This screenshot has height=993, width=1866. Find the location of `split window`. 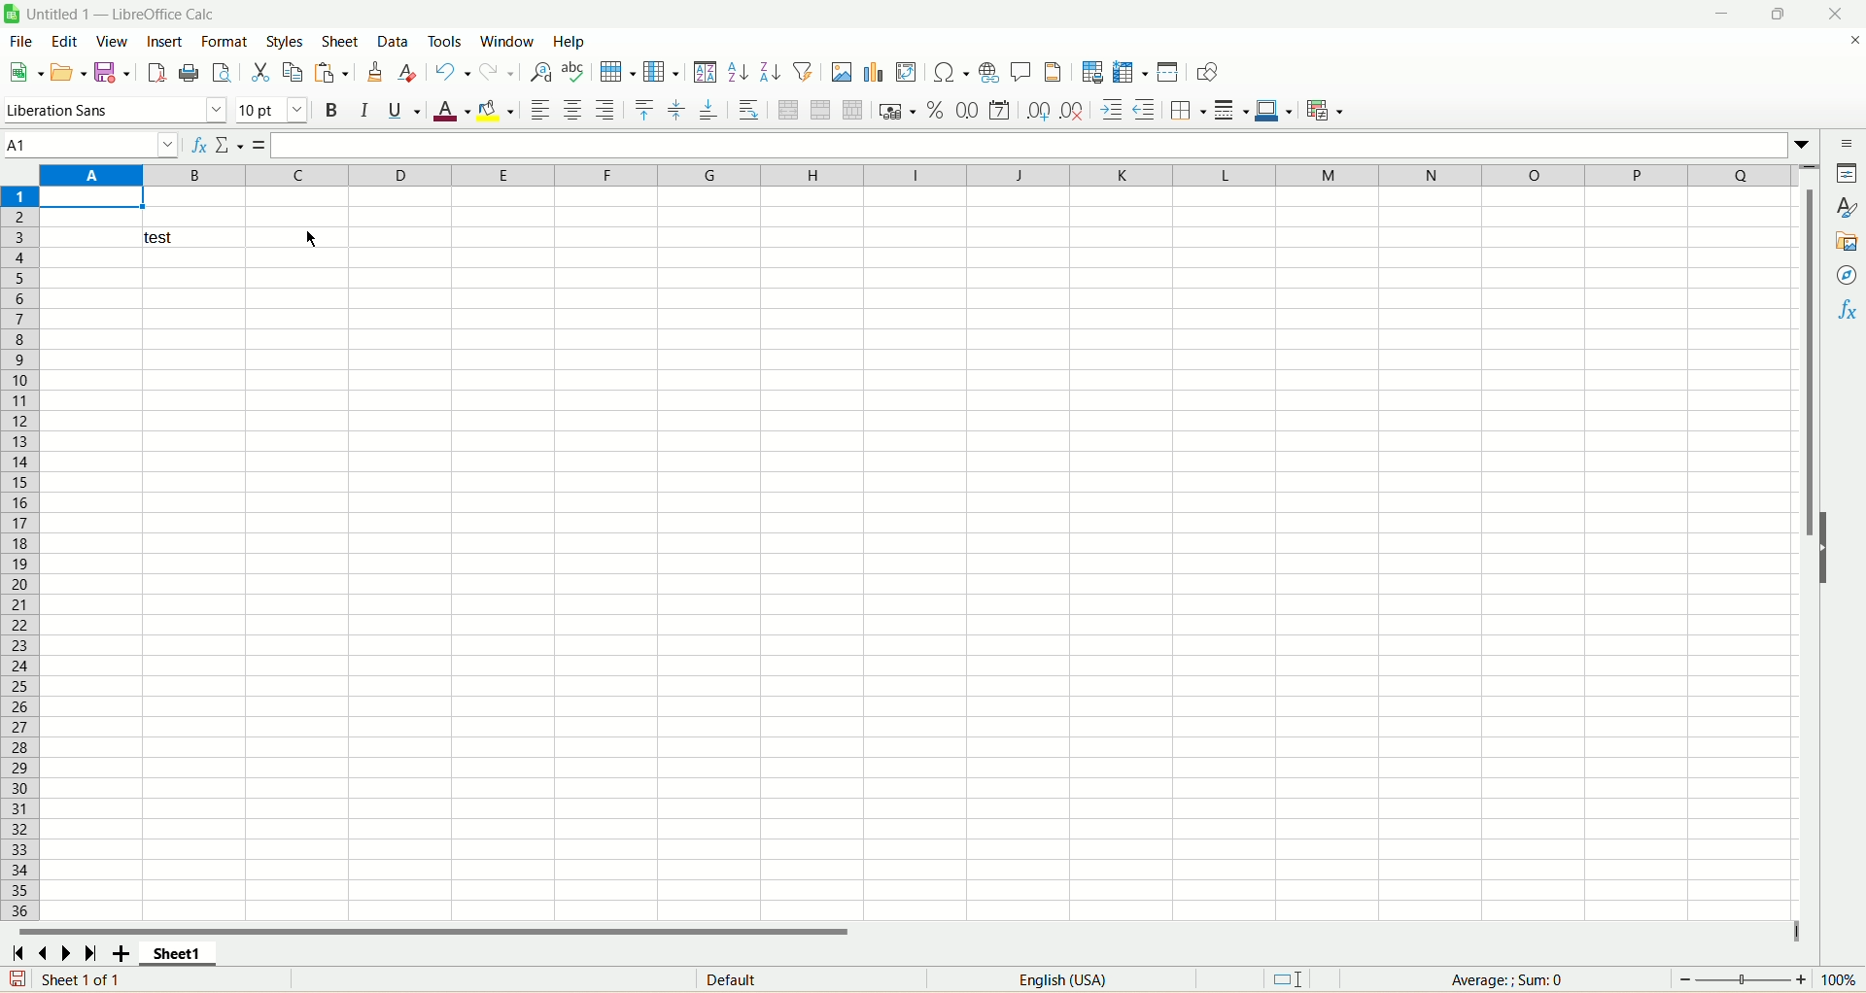

split window is located at coordinates (1167, 72).